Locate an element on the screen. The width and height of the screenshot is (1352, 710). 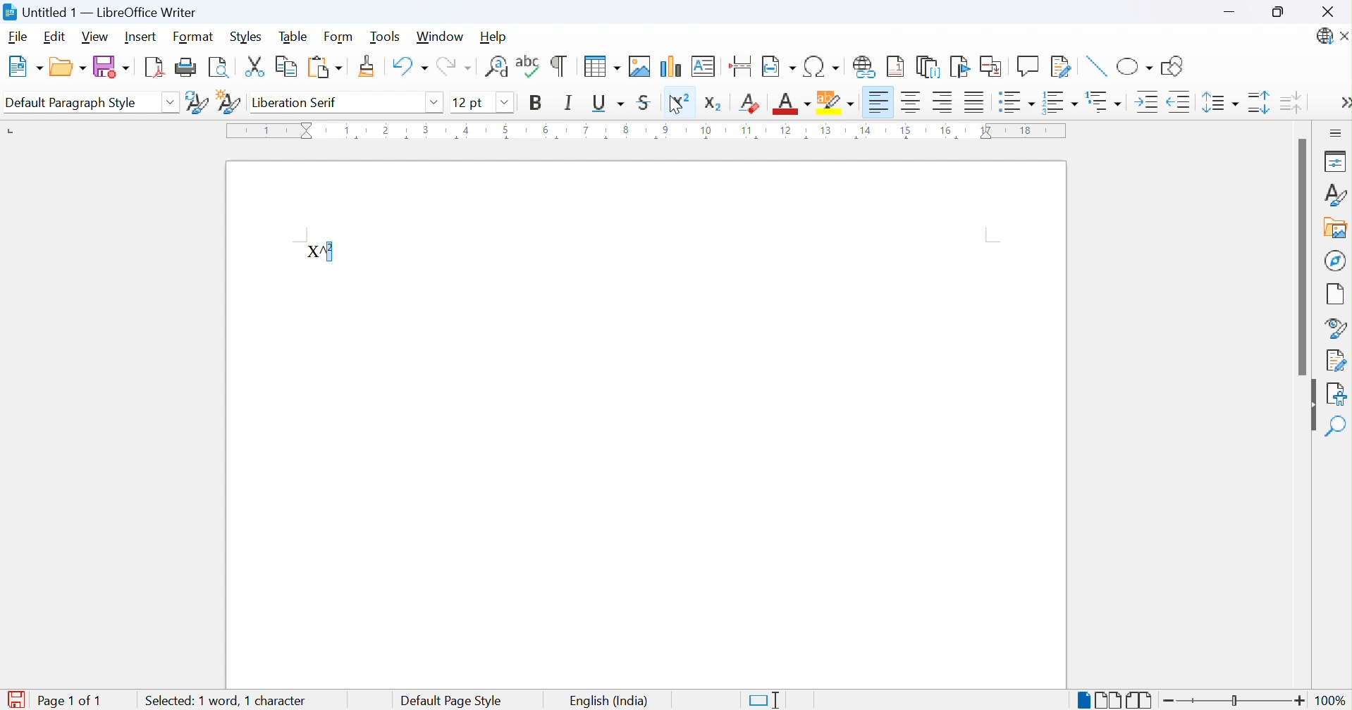
English (India) is located at coordinates (610, 700).